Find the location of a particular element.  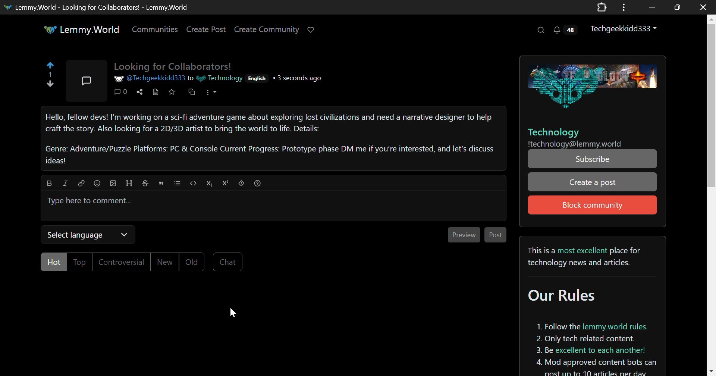

Old is located at coordinates (193, 261).